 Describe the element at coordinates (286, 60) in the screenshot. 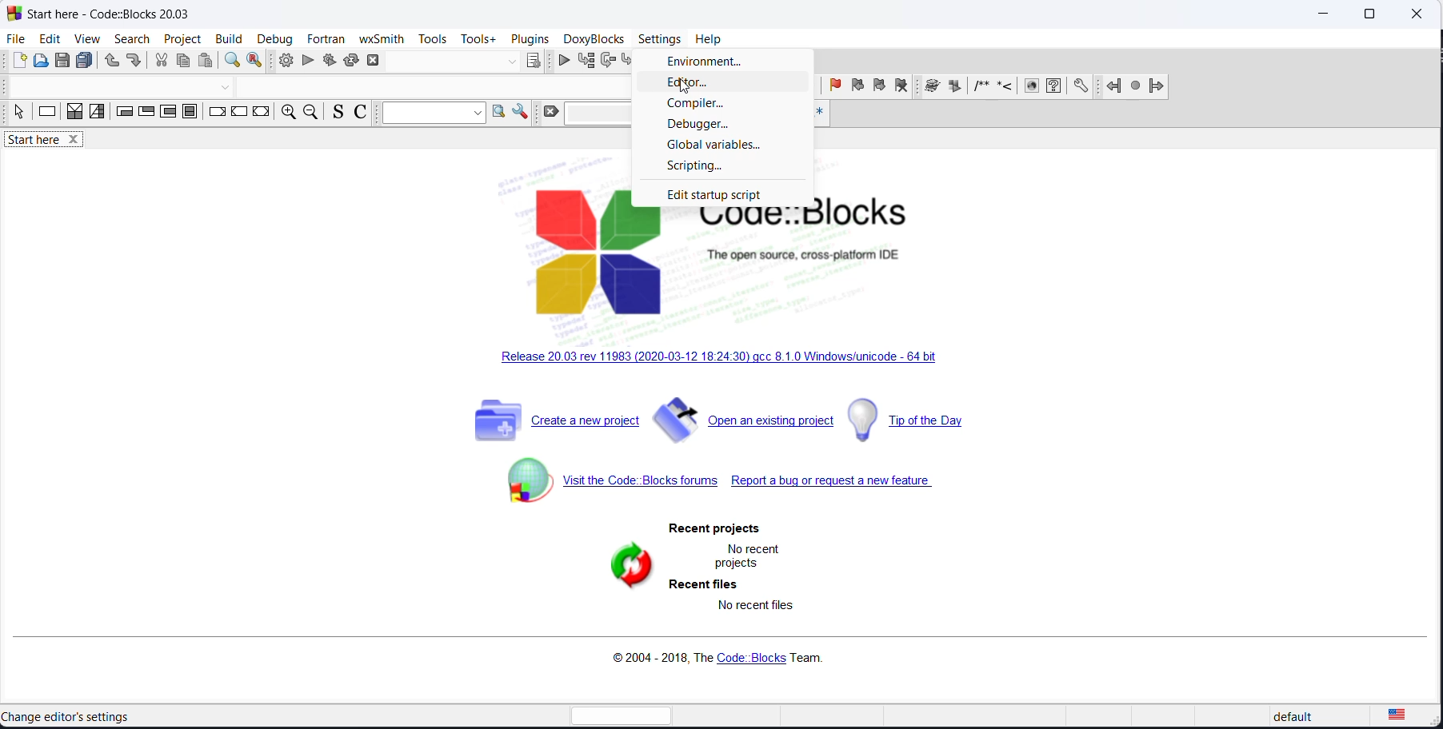

I see `build` at that location.